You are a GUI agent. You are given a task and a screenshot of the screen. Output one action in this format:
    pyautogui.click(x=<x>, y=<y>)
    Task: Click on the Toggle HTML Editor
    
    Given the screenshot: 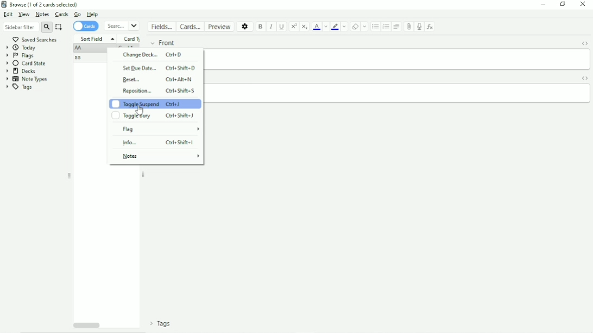 What is the action you would take?
    pyautogui.click(x=585, y=43)
    